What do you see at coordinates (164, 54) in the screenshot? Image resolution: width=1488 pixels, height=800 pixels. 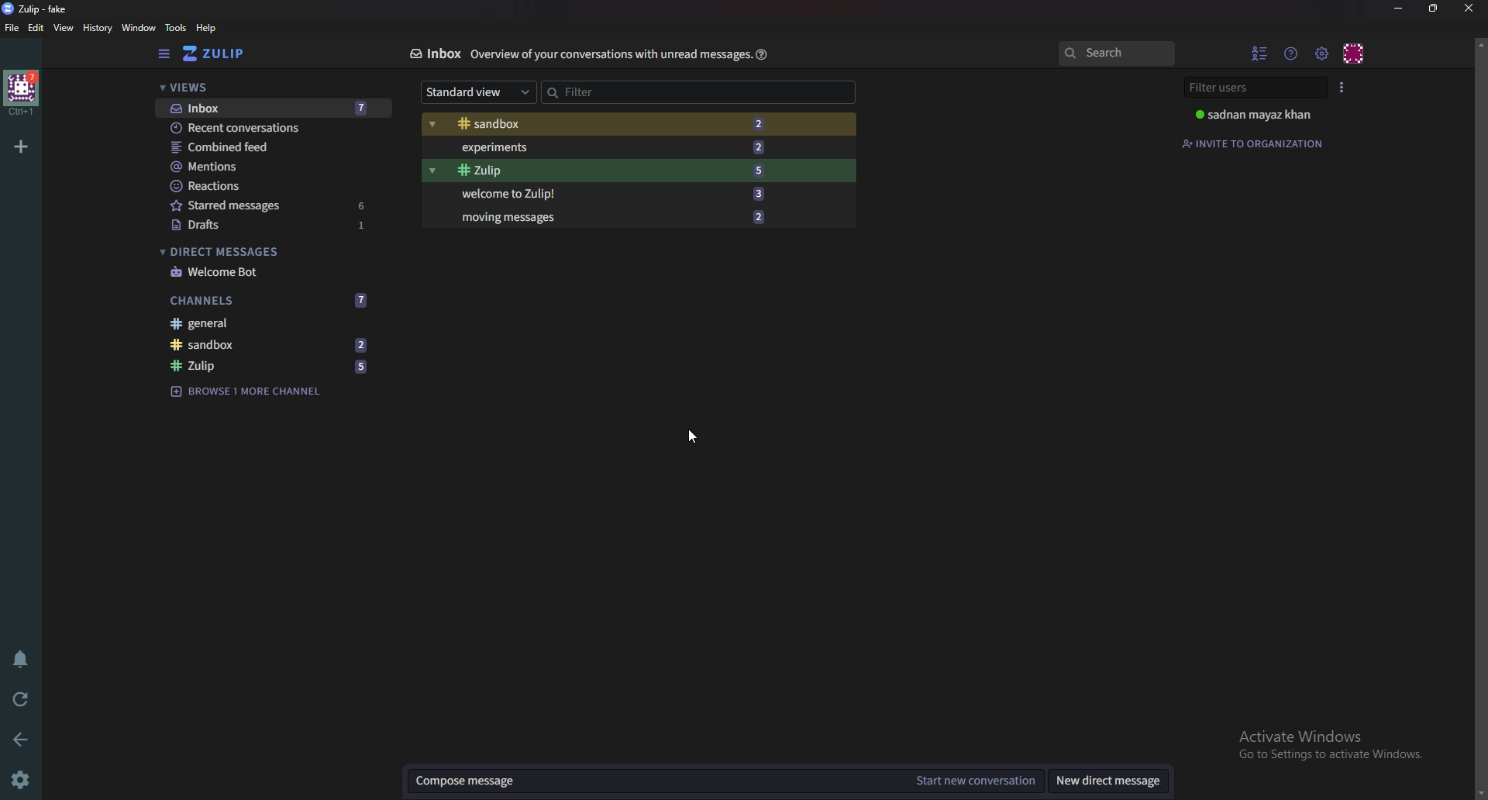 I see `side bar` at bounding box center [164, 54].